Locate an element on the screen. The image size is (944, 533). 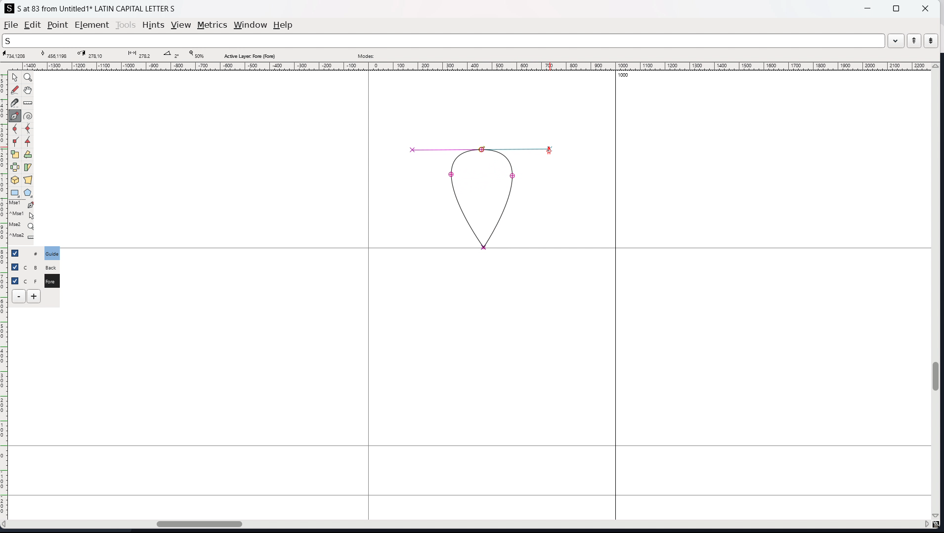
scale the selection is located at coordinates (15, 155).